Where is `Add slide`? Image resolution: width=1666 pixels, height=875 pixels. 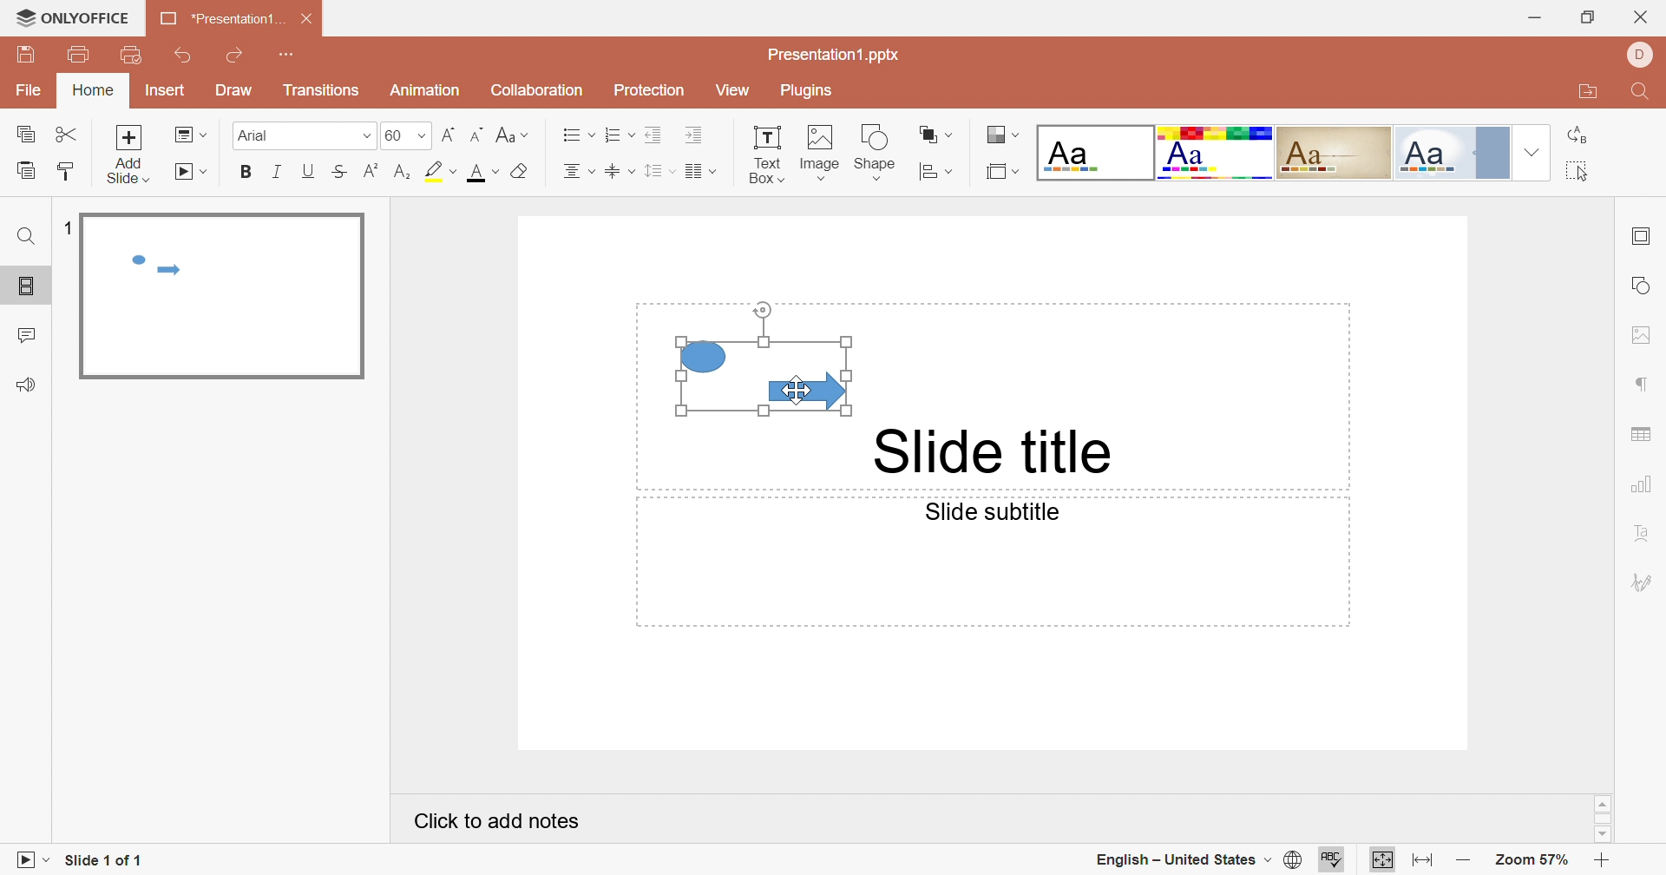 Add slide is located at coordinates (127, 156).